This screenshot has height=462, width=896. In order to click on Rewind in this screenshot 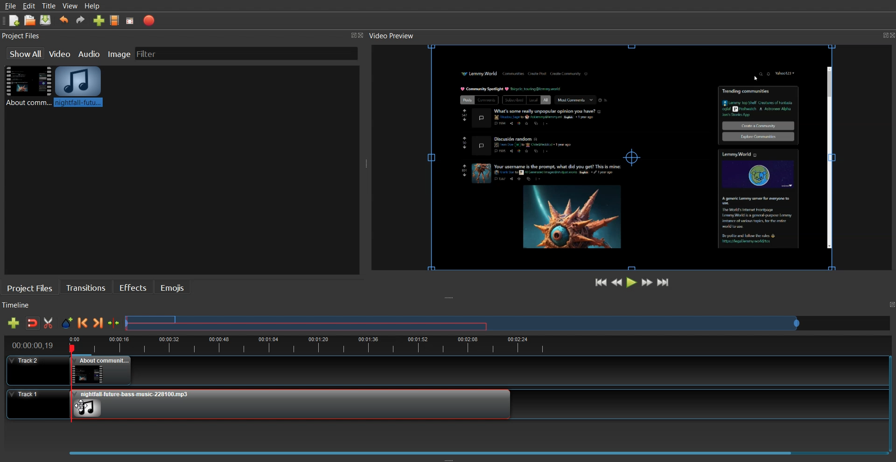, I will do `click(617, 281)`.